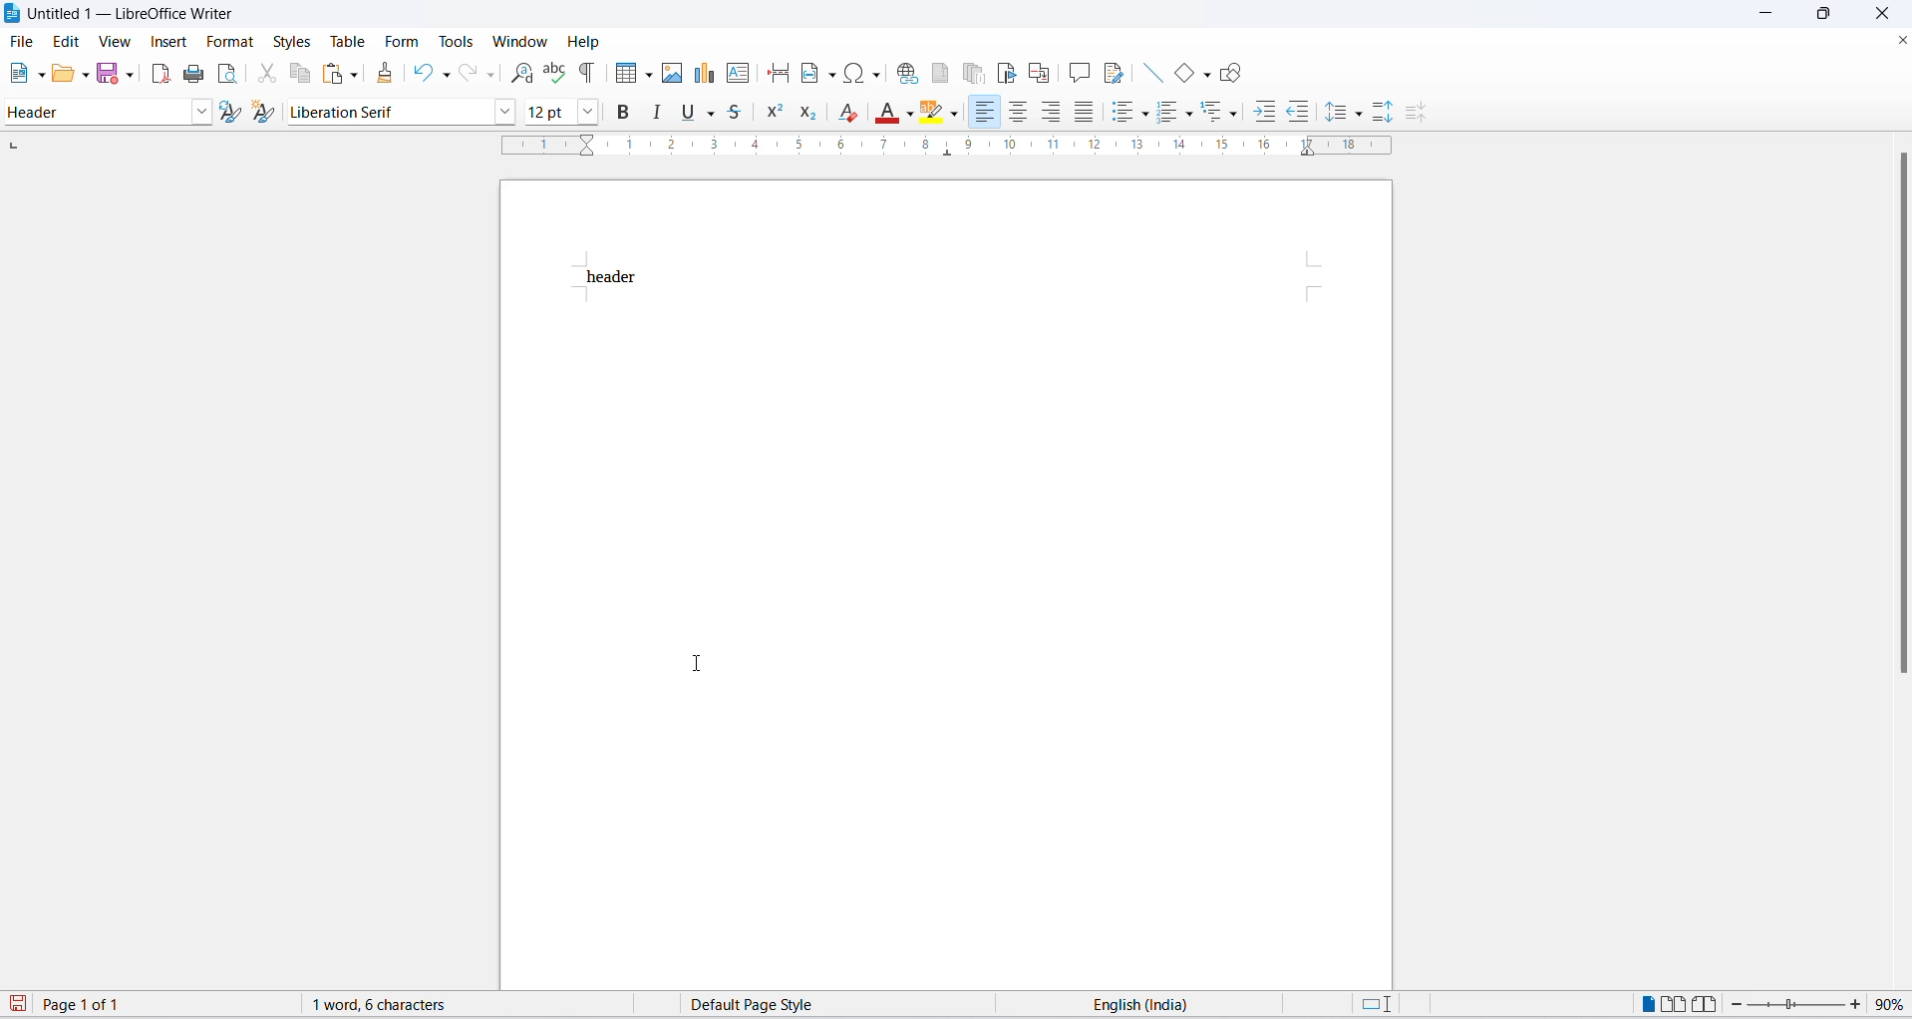  What do you see at coordinates (508, 111) in the screenshot?
I see `font name options` at bounding box center [508, 111].